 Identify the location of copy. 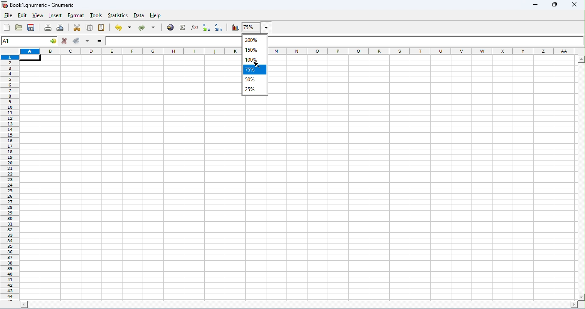
(90, 28).